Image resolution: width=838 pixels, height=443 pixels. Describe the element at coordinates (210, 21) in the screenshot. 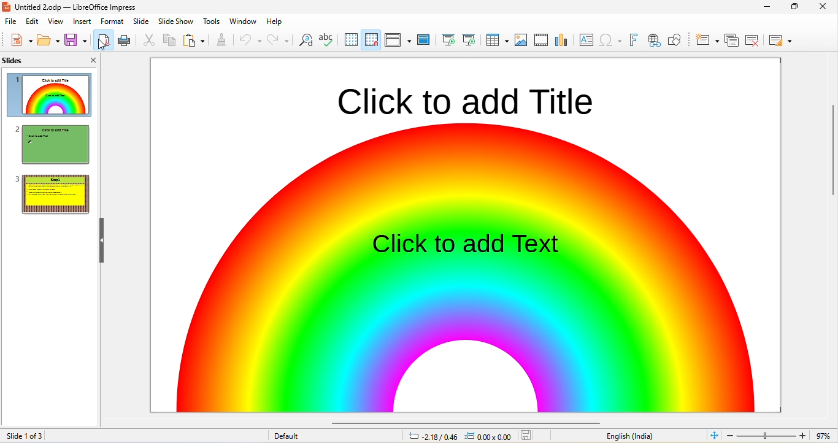

I see `tools` at that location.